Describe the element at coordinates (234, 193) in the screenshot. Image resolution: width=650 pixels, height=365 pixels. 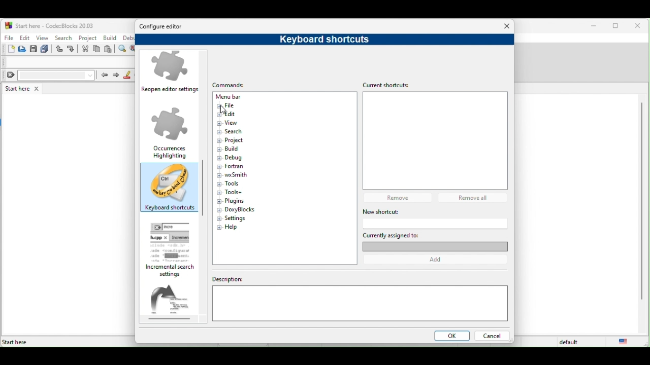
I see `tool+` at that location.